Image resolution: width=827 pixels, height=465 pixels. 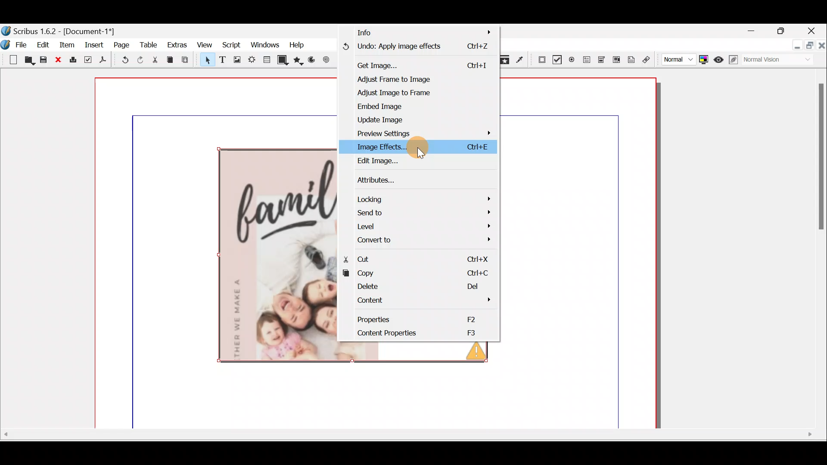 What do you see at coordinates (187, 60) in the screenshot?
I see `Paste` at bounding box center [187, 60].